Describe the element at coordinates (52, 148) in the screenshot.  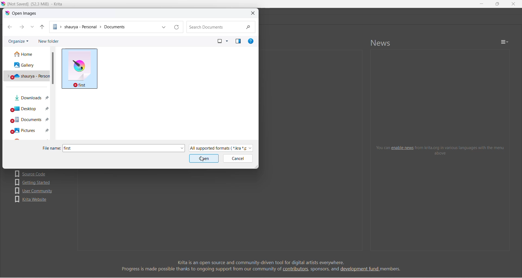
I see `file name` at that location.